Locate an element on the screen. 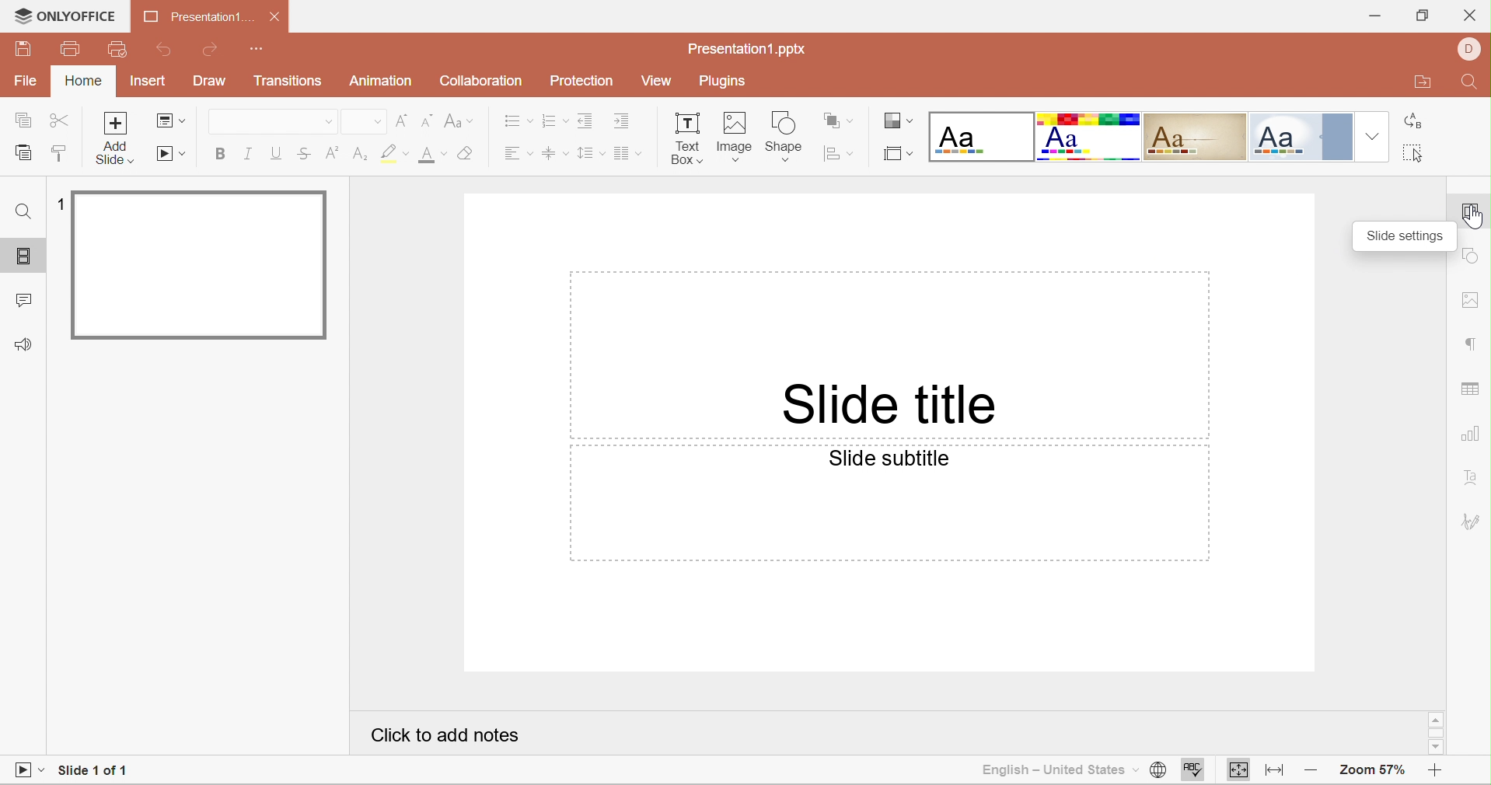 Image resolution: width=1491 pixels, height=785 pixels. Basic is located at coordinates (1090, 136).